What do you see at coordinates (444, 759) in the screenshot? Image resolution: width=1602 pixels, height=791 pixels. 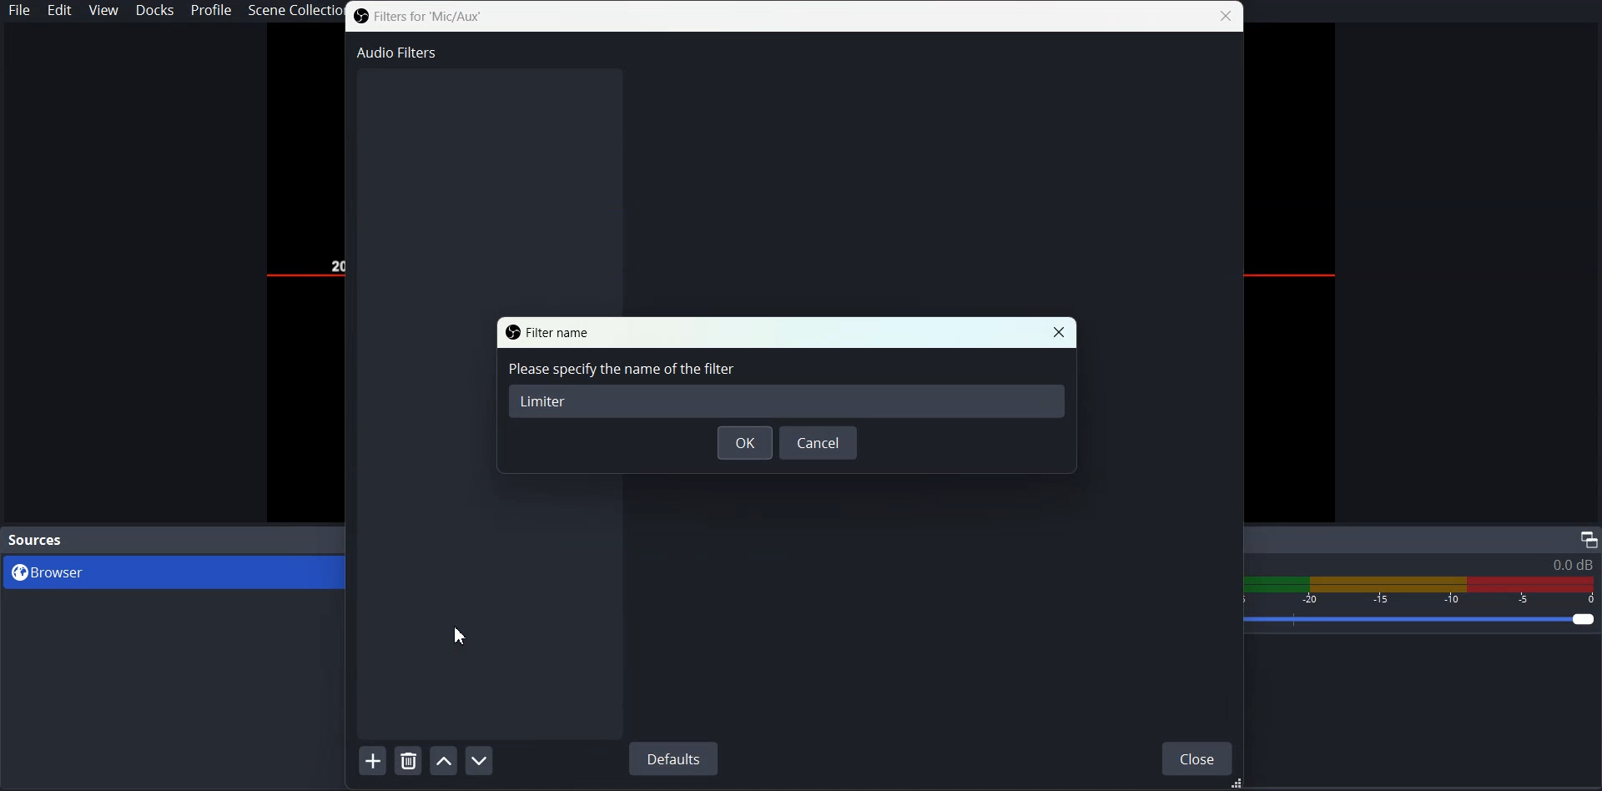 I see `Move Filter Up` at bounding box center [444, 759].